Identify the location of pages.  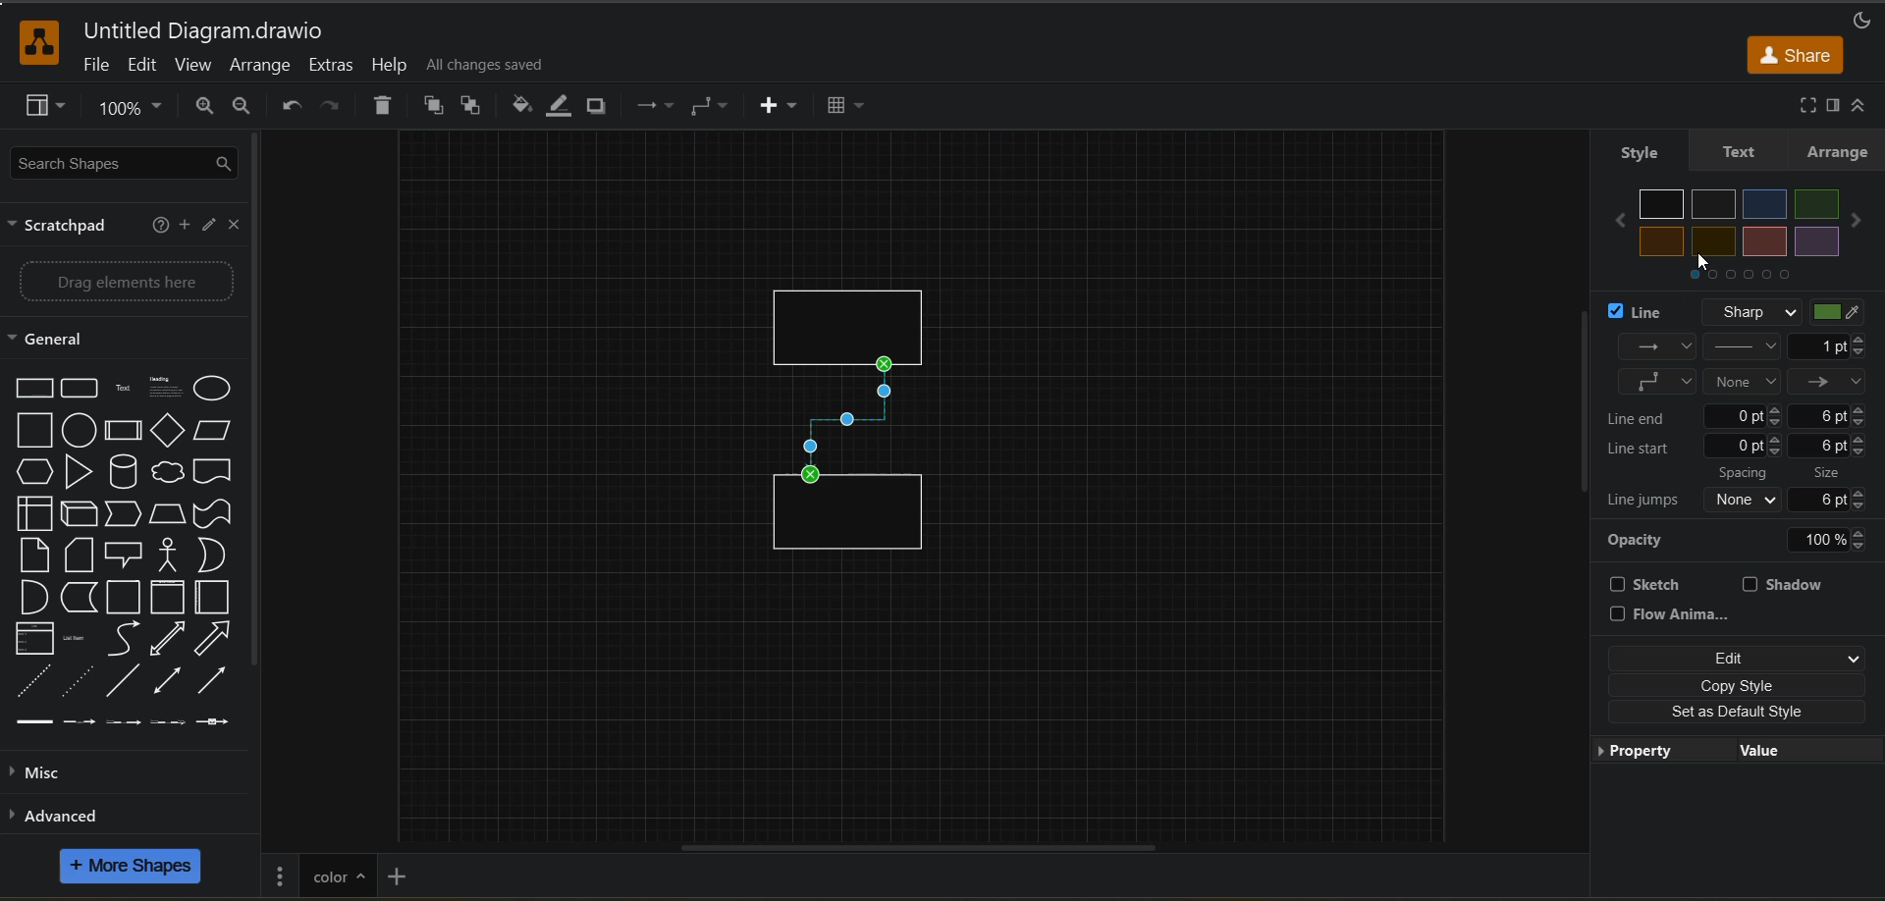
(281, 874).